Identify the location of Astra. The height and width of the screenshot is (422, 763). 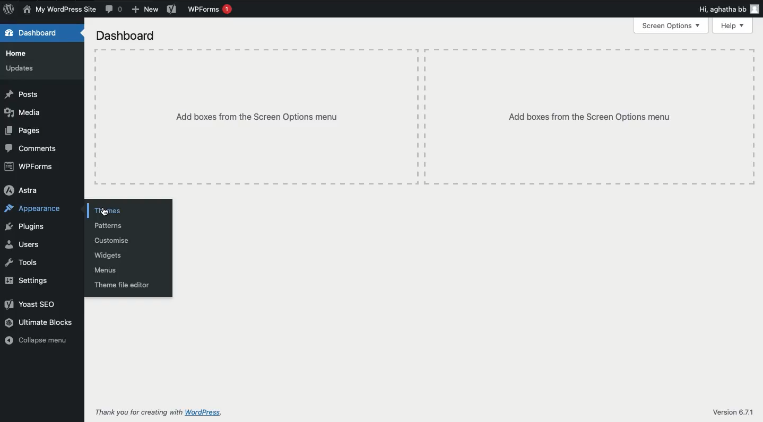
(23, 190).